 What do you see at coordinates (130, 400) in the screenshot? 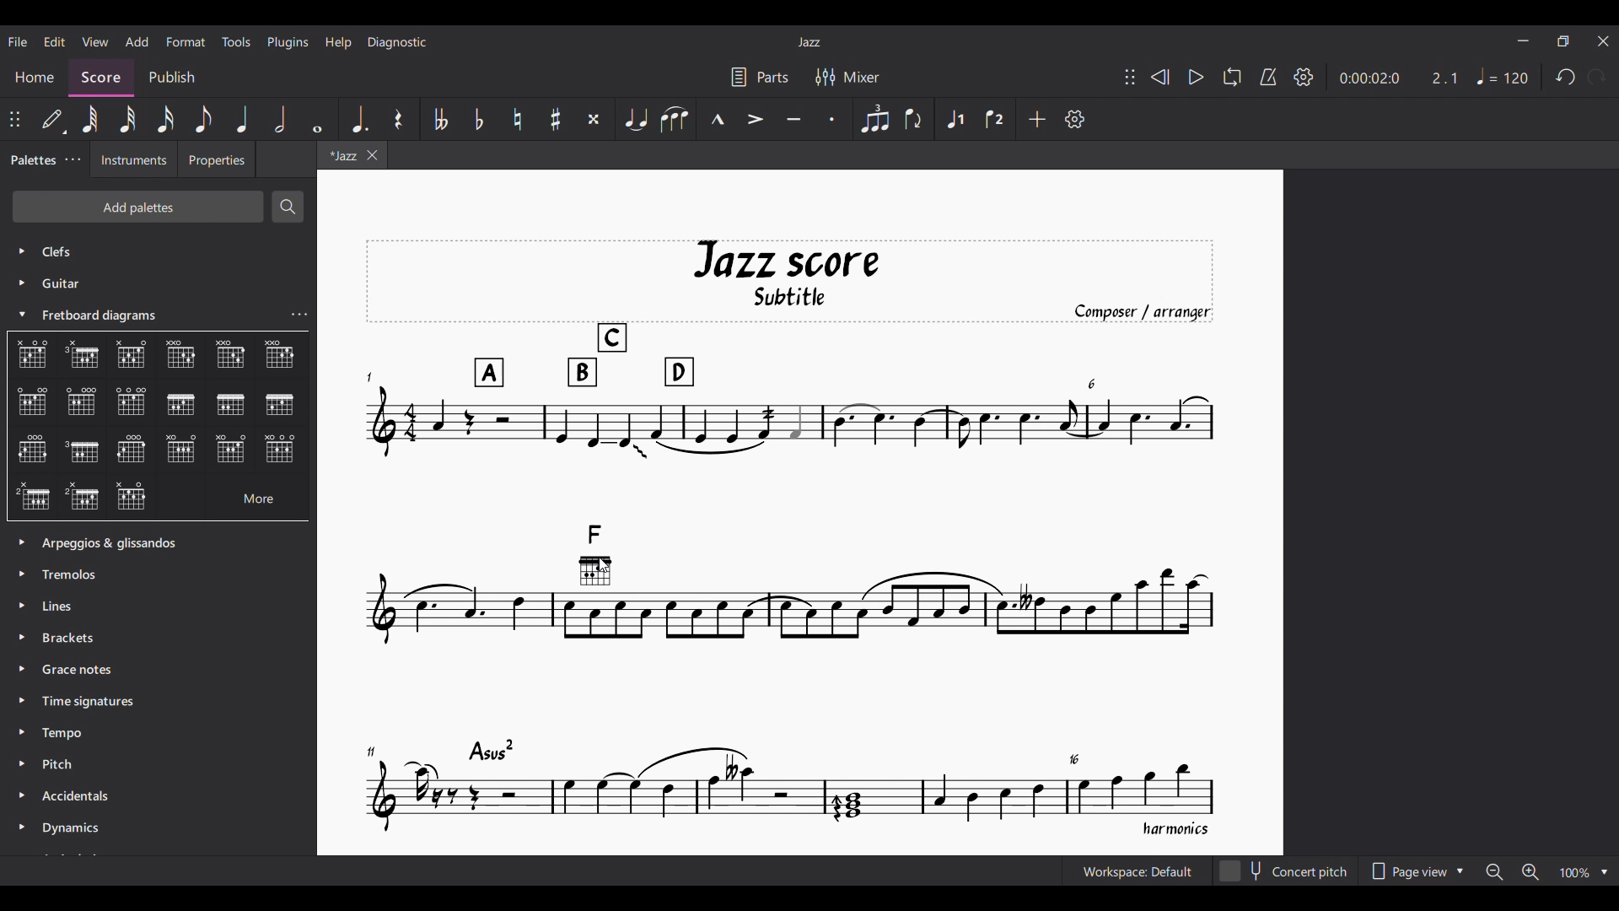
I see `Chart 8` at bounding box center [130, 400].